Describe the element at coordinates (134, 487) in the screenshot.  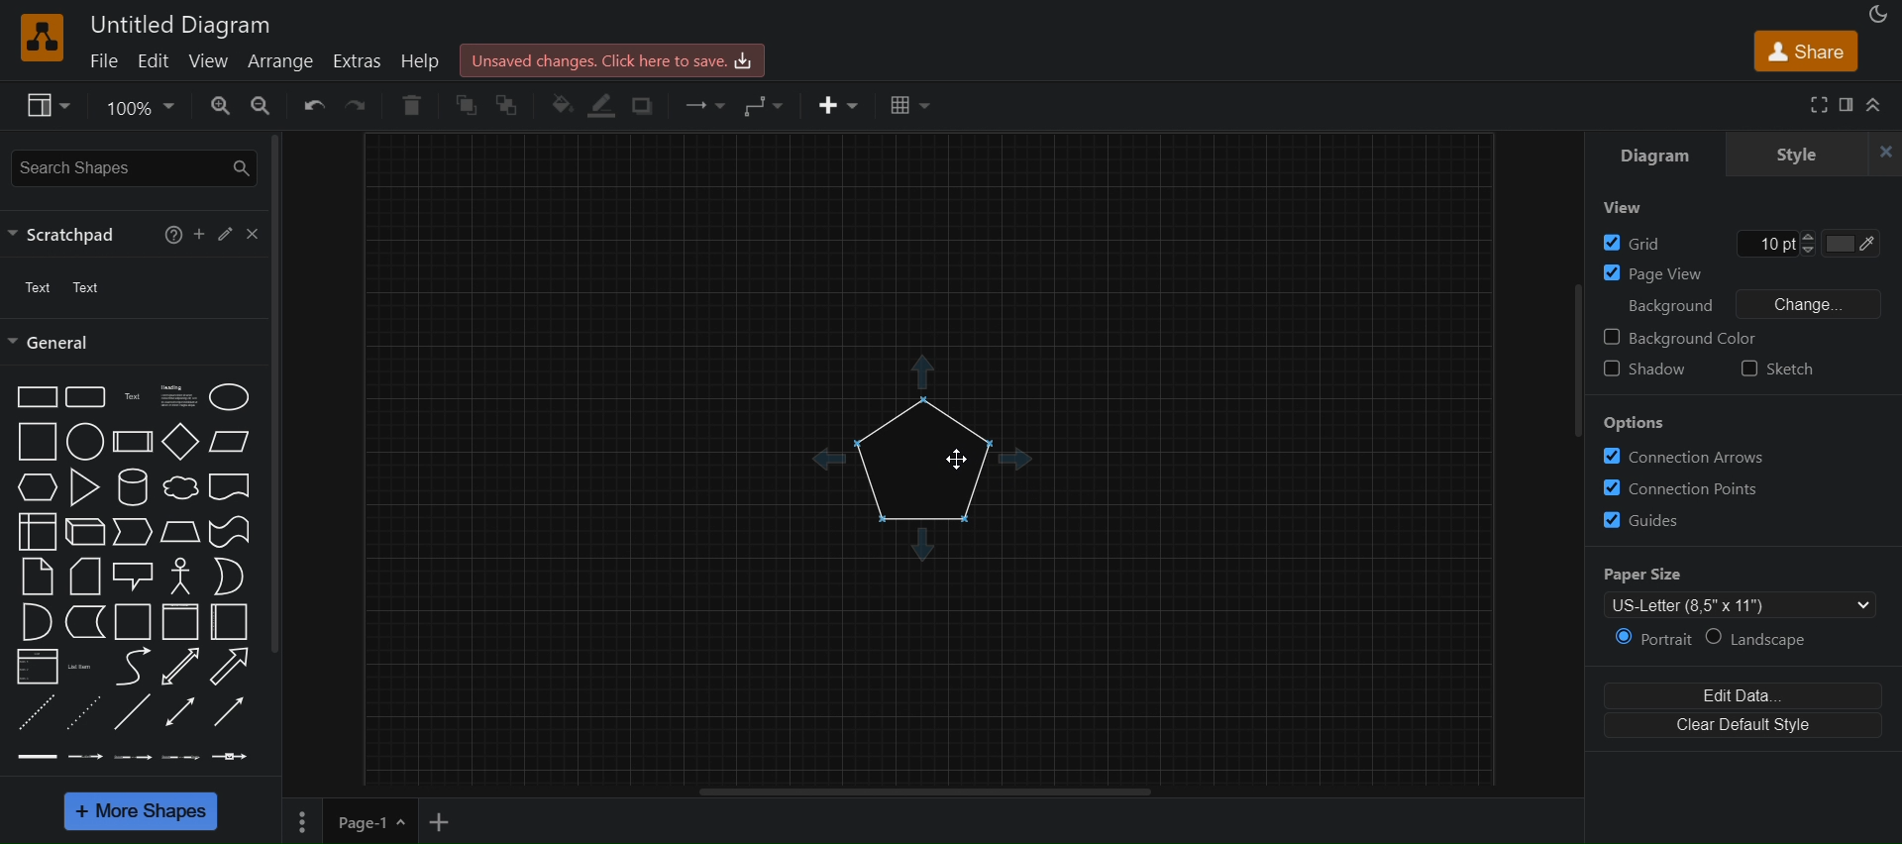
I see `Cylinder` at that location.